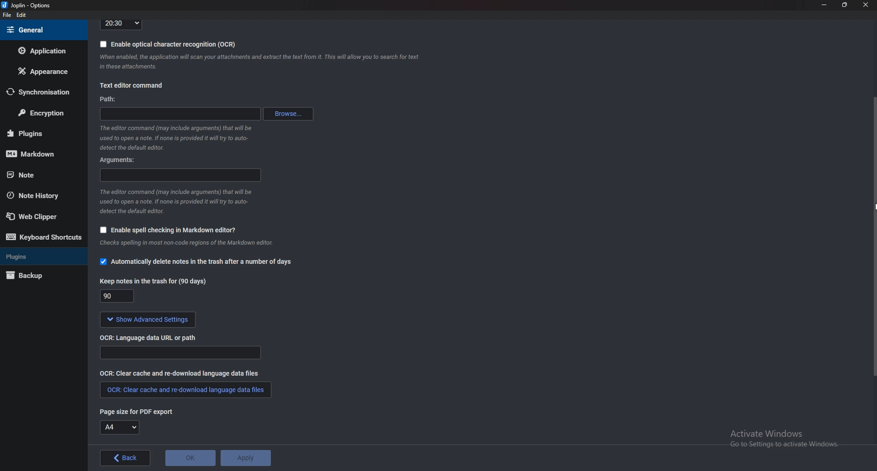 The height and width of the screenshot is (471, 877). Describe the element at coordinates (37, 196) in the screenshot. I see `Note history` at that location.